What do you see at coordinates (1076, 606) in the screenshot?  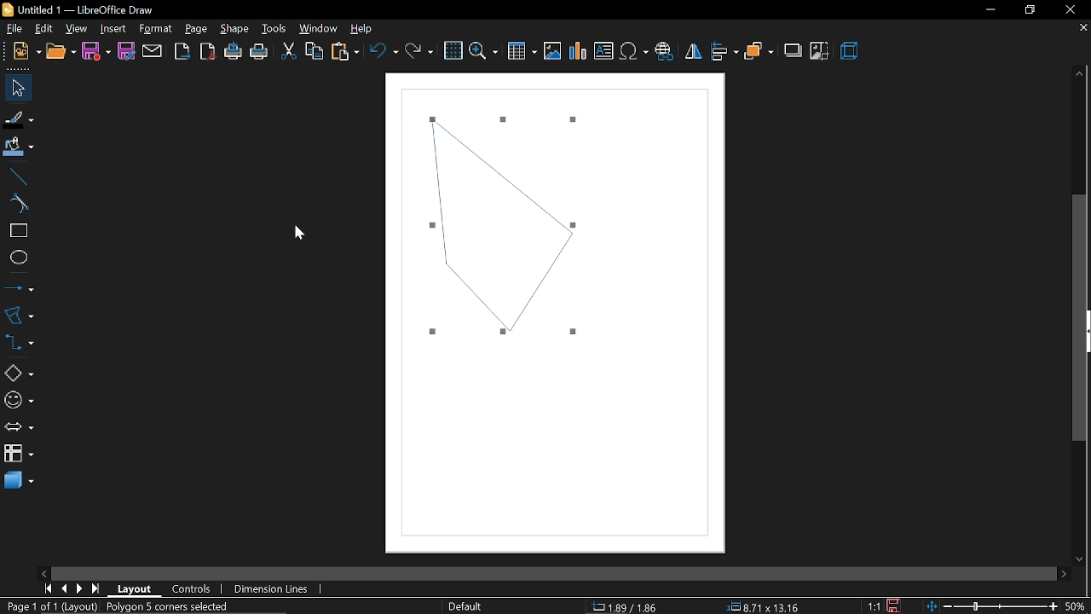 I see `current zoom` at bounding box center [1076, 606].